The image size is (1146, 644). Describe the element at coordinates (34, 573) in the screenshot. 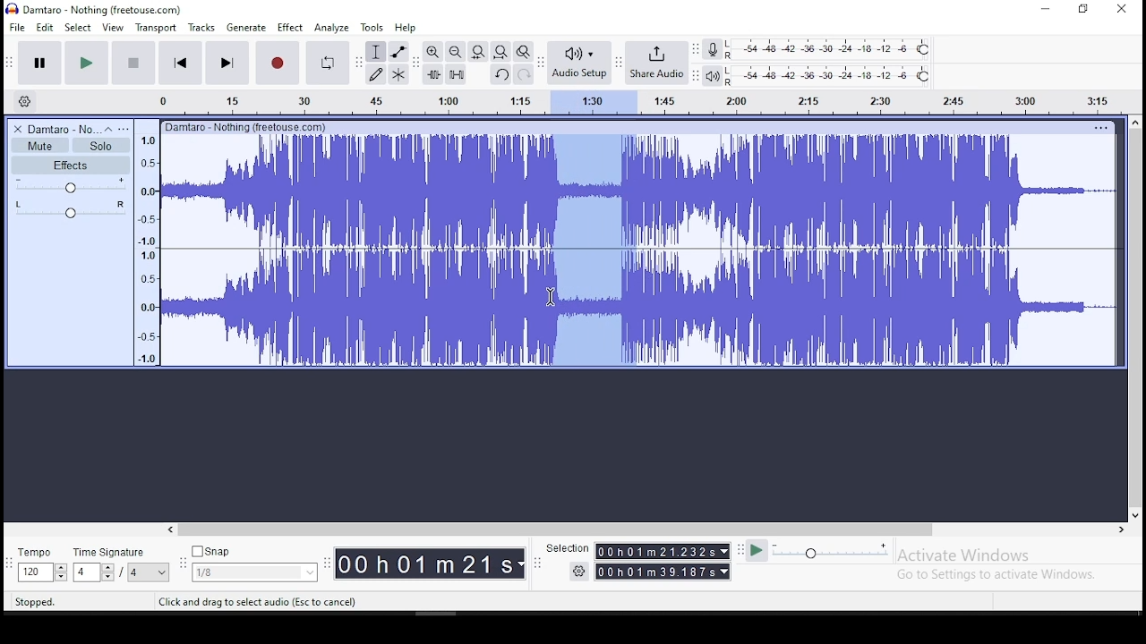

I see `120` at that location.